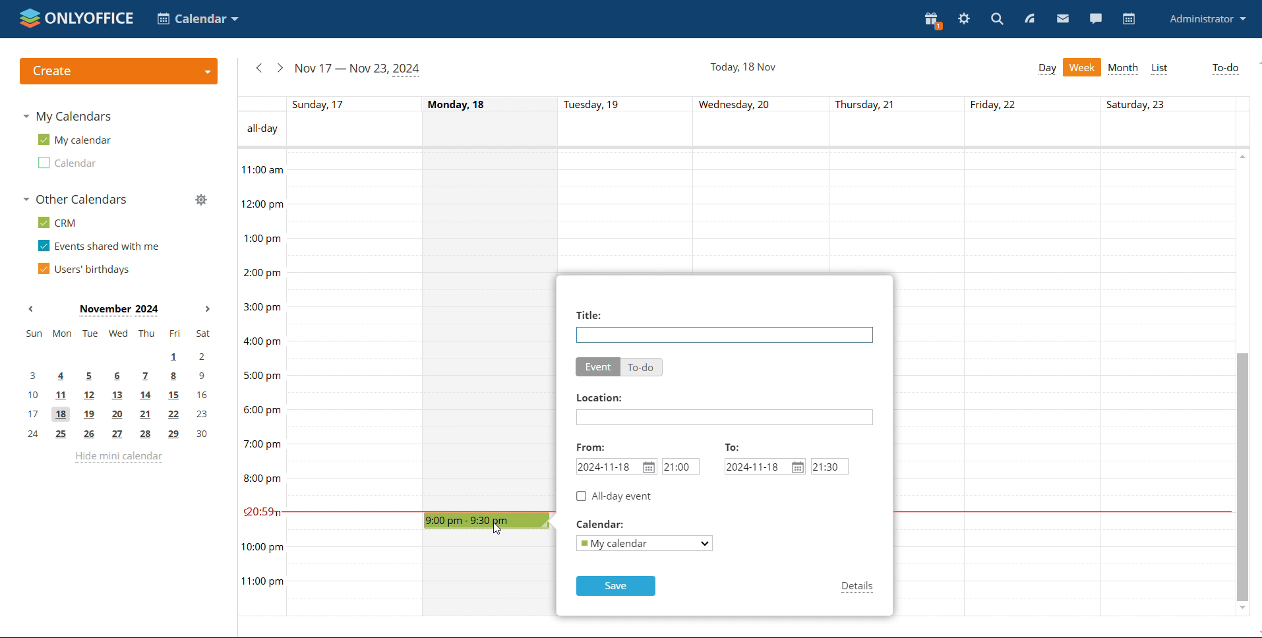 The image size is (1262, 638). What do you see at coordinates (1124, 69) in the screenshot?
I see `month` at bounding box center [1124, 69].